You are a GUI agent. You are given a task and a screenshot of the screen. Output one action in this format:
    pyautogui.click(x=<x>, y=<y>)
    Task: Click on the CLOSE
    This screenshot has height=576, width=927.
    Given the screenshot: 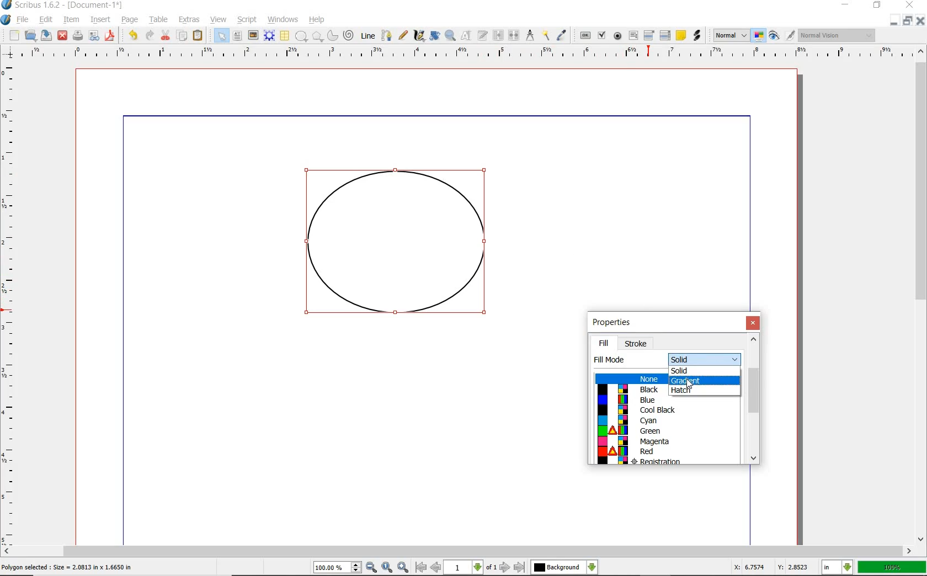 What is the action you would take?
    pyautogui.click(x=920, y=21)
    